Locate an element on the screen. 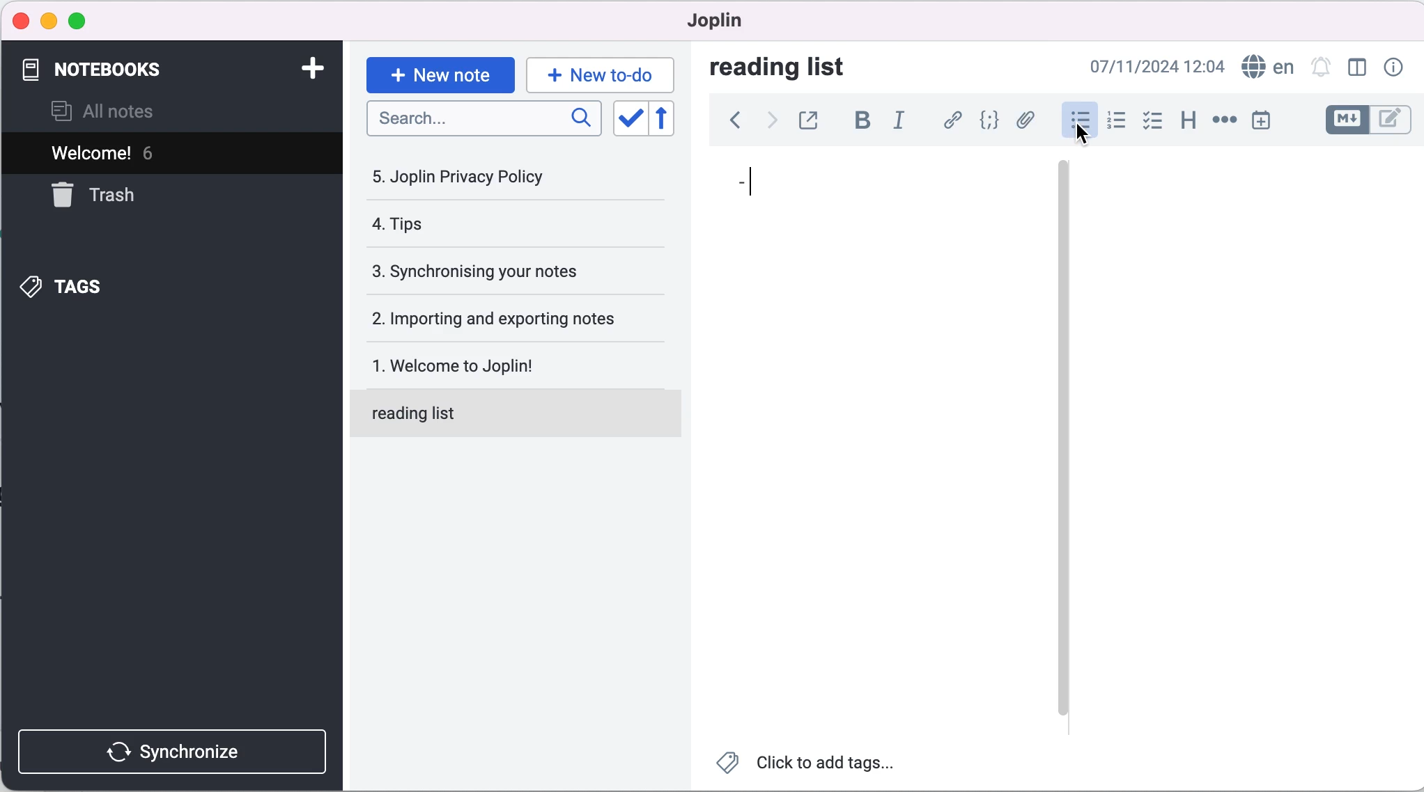 The width and height of the screenshot is (1424, 792). numbered list is located at coordinates (1117, 122).